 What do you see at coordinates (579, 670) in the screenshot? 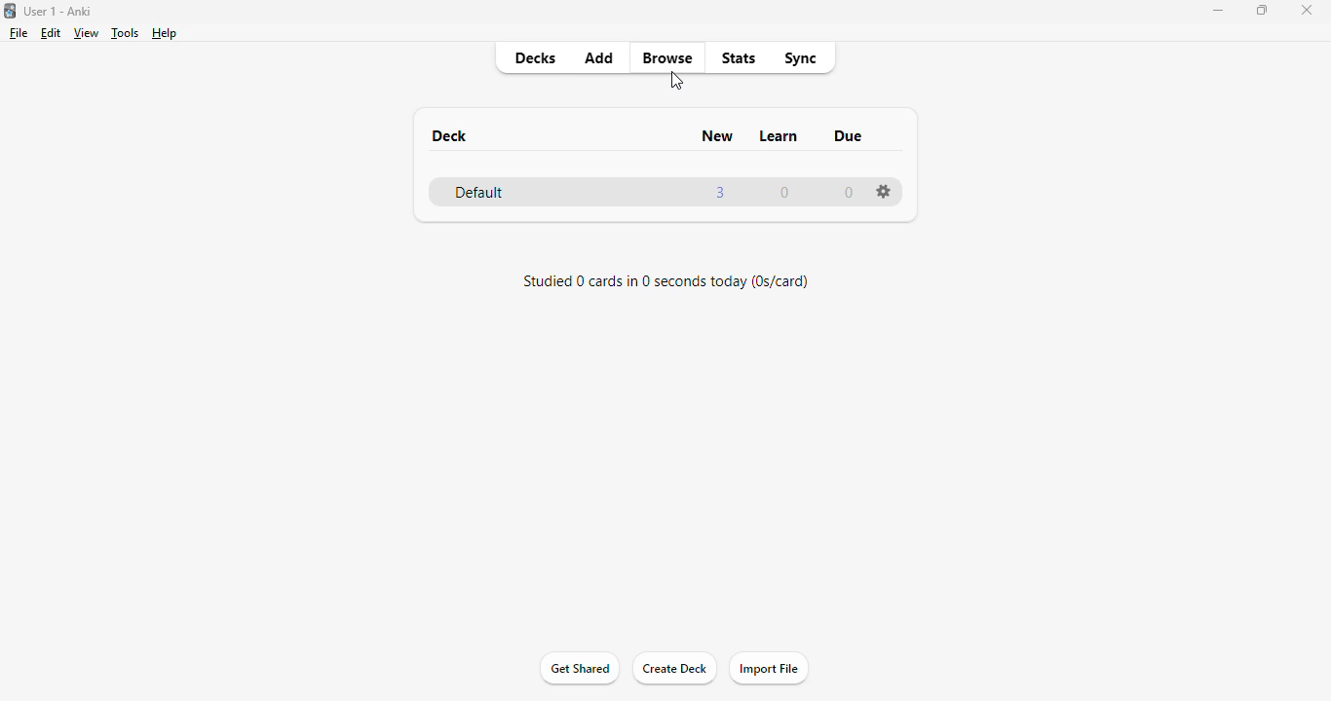
I see `get shared` at bounding box center [579, 670].